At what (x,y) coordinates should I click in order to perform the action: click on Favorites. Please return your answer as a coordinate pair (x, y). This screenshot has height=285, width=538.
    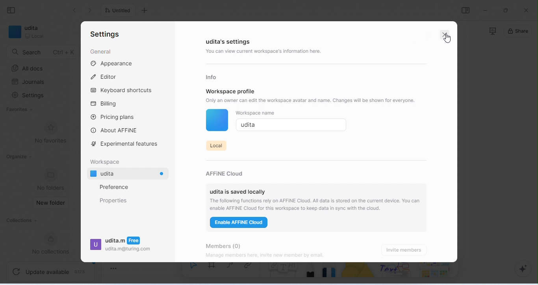
    Looking at the image, I should click on (19, 110).